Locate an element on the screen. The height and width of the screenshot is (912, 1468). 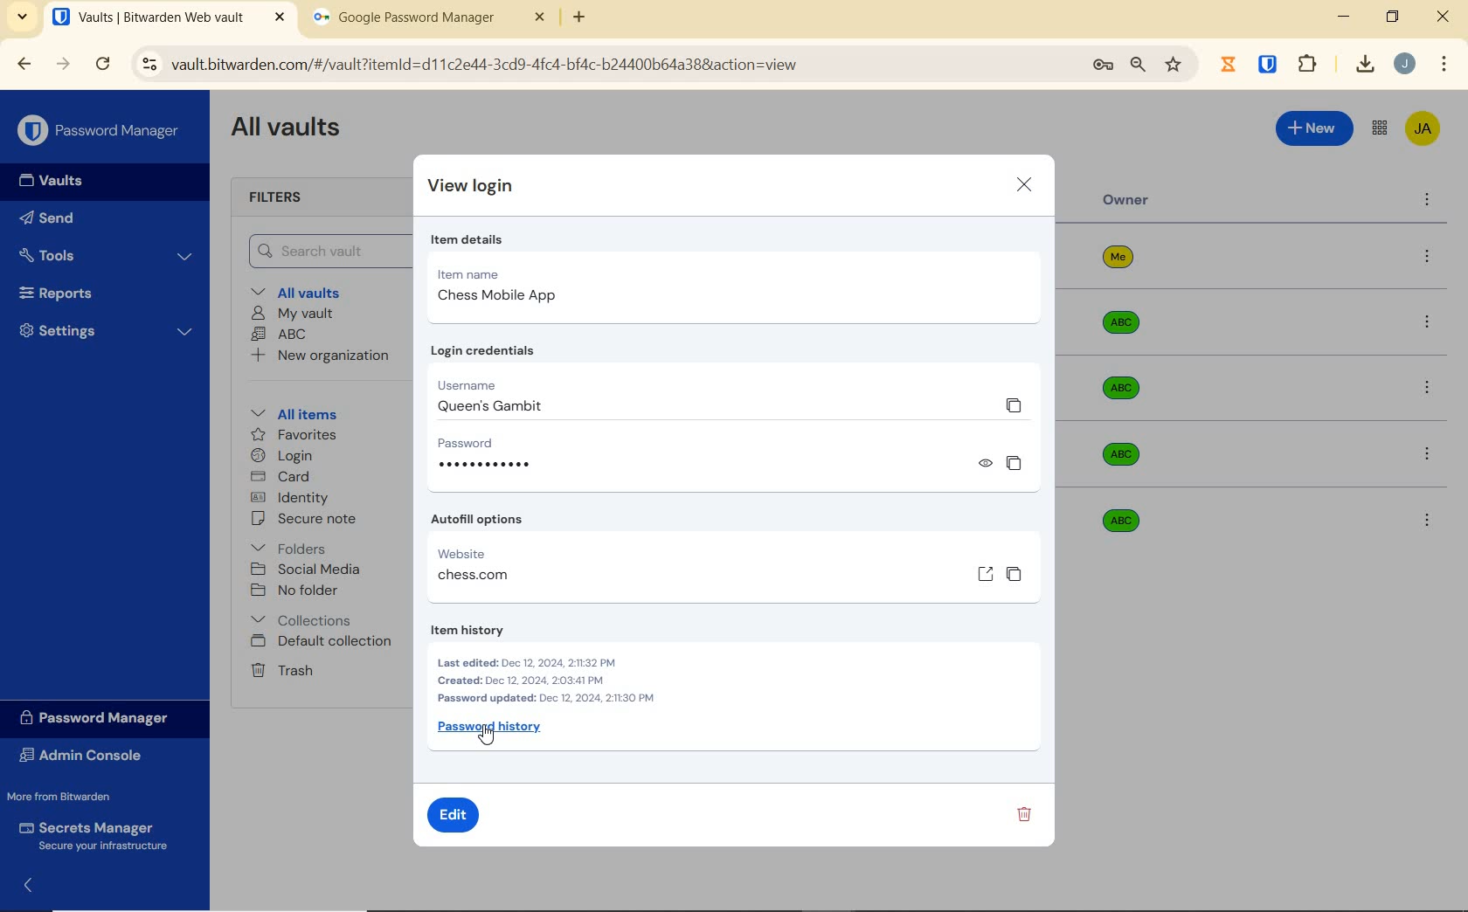
search tabs is located at coordinates (22, 20).